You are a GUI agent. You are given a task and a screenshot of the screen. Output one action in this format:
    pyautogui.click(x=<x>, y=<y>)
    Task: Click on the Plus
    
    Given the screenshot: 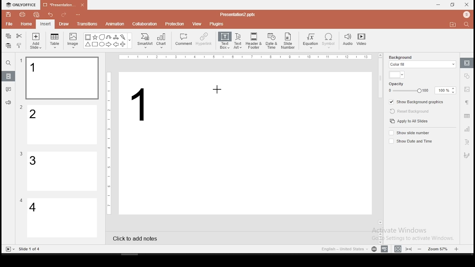 What is the action you would take?
    pyautogui.click(x=123, y=44)
    